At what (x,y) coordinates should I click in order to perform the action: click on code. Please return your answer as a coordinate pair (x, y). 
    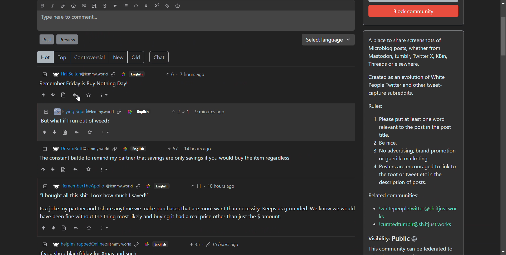
    Looking at the image, I should click on (136, 6).